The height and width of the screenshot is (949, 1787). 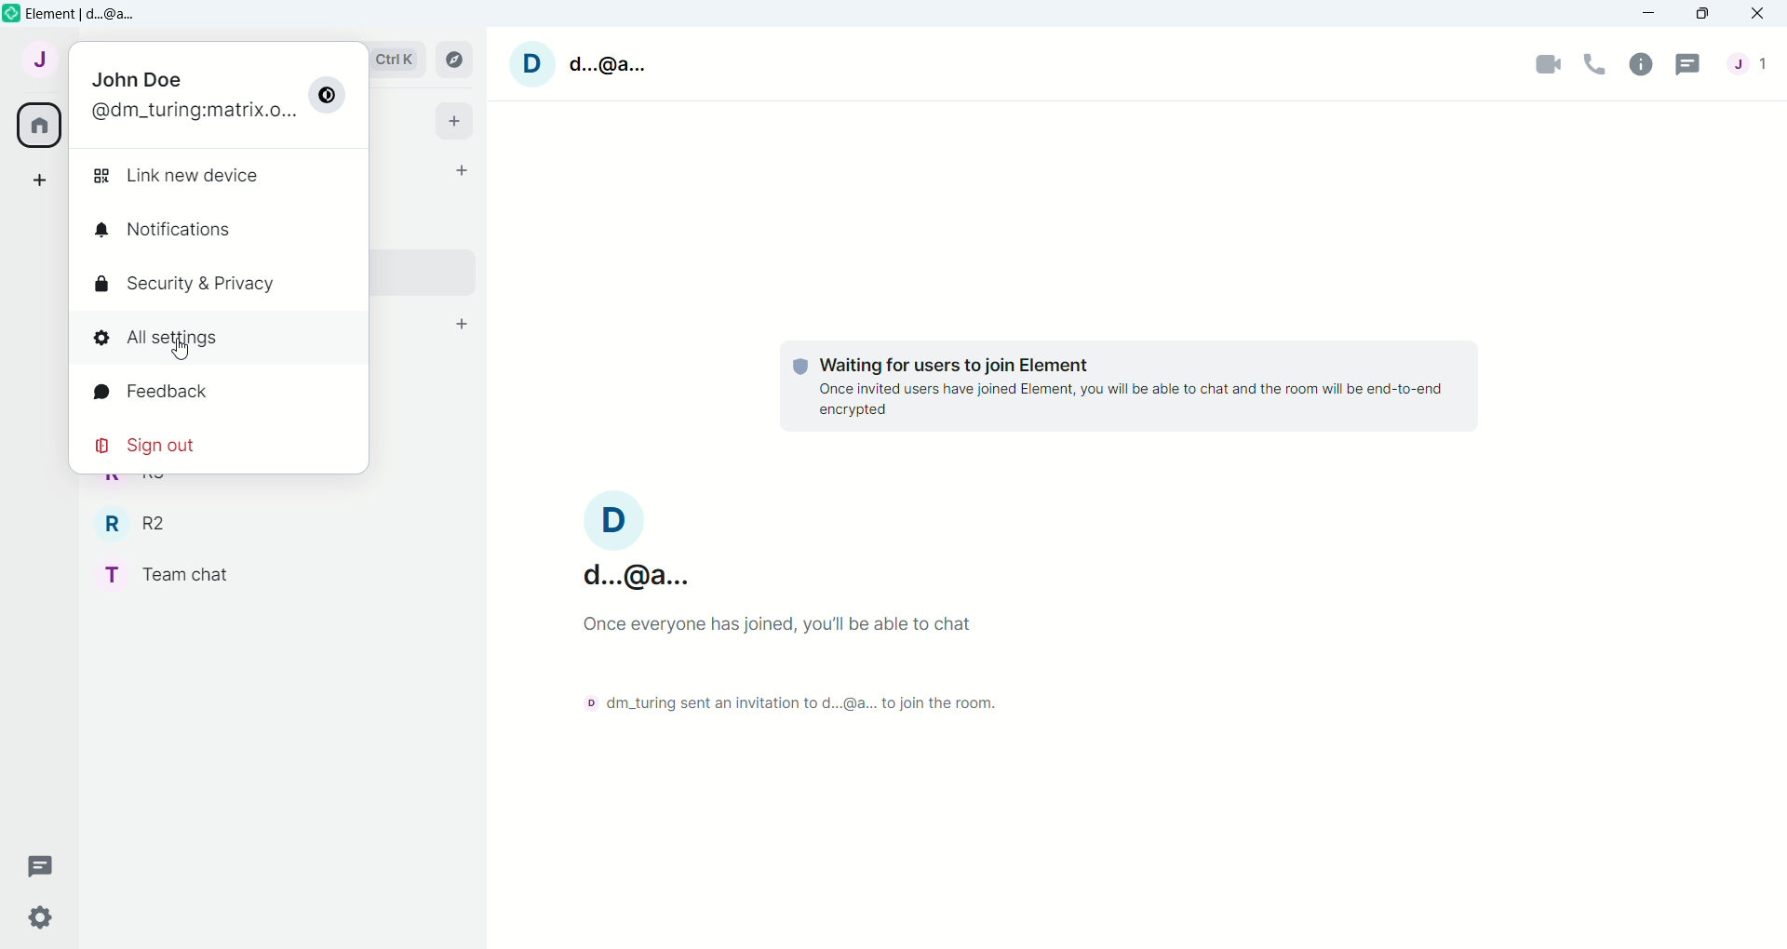 What do you see at coordinates (463, 324) in the screenshot?
I see `Add room` at bounding box center [463, 324].